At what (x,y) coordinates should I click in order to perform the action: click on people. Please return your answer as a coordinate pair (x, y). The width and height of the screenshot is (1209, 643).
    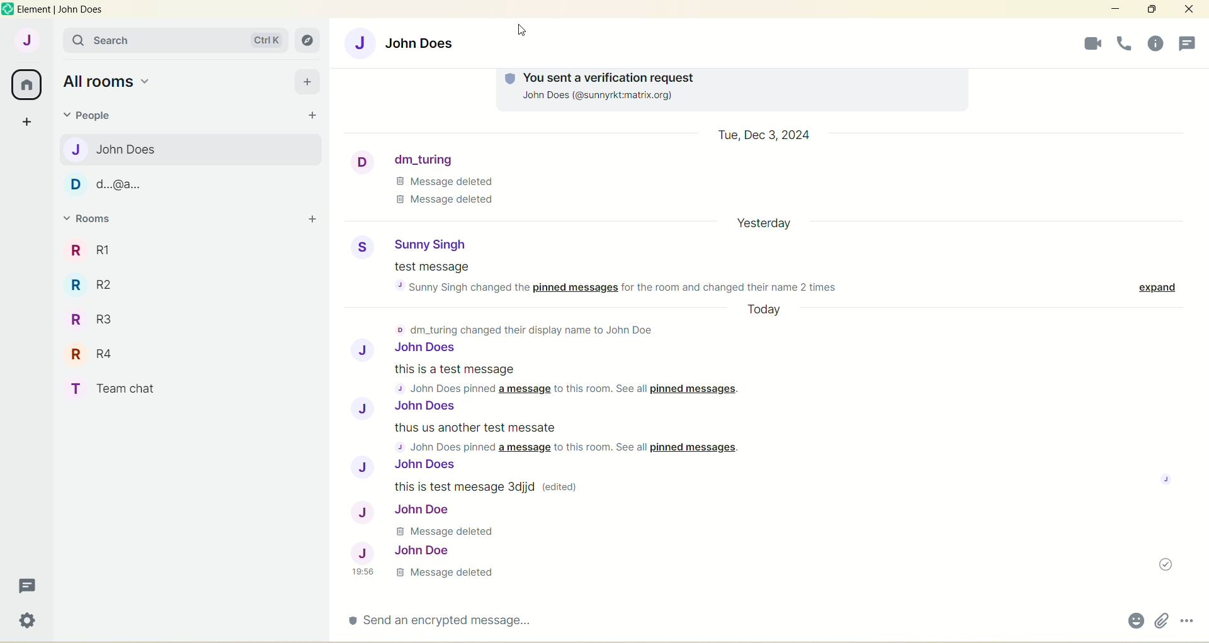
    Looking at the image, I should click on (1189, 42).